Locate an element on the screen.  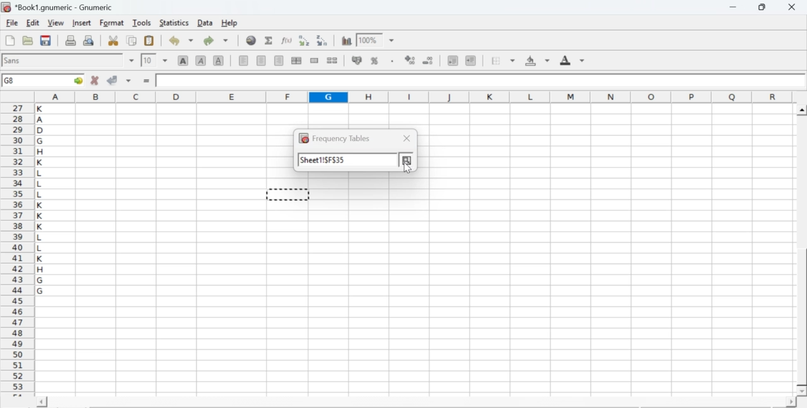
cursor is located at coordinates (407, 167).